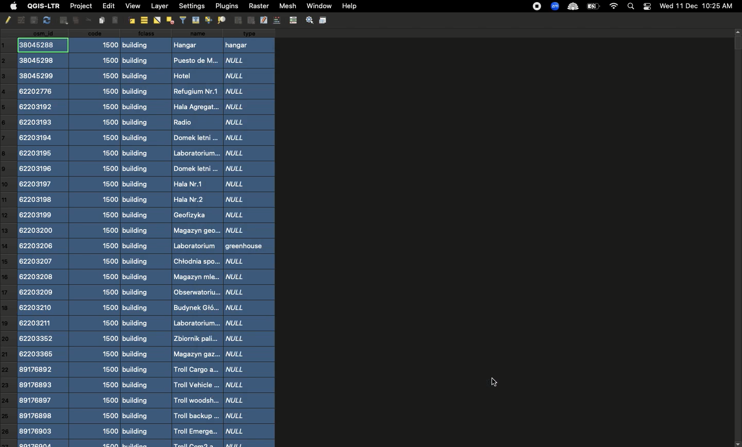 The height and width of the screenshot is (447, 742). Describe the element at coordinates (226, 6) in the screenshot. I see `Plugins` at that location.